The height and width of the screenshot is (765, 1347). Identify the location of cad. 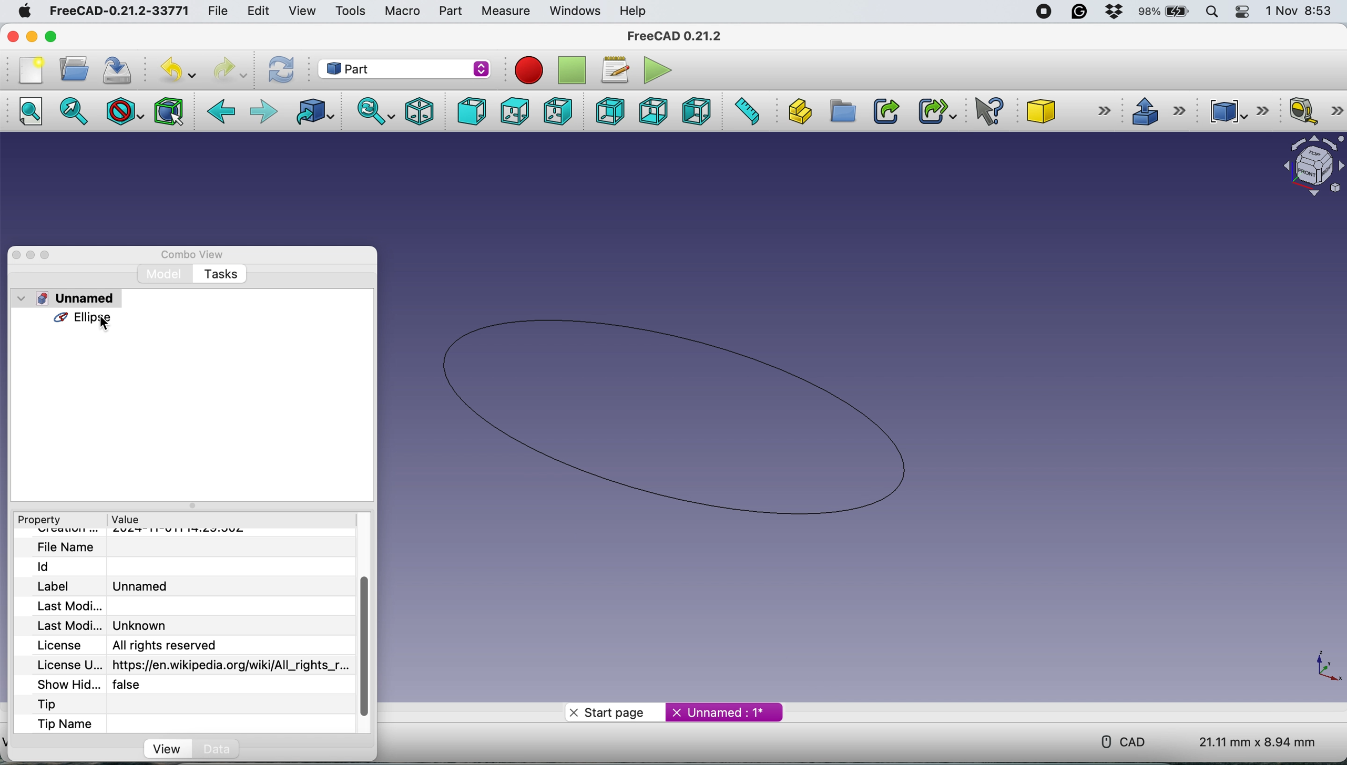
(1126, 740).